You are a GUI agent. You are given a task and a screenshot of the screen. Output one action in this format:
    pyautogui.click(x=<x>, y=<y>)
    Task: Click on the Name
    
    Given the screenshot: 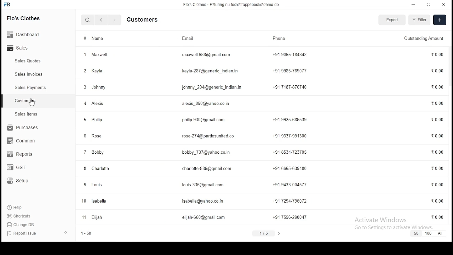 What is the action you would take?
    pyautogui.click(x=97, y=38)
    